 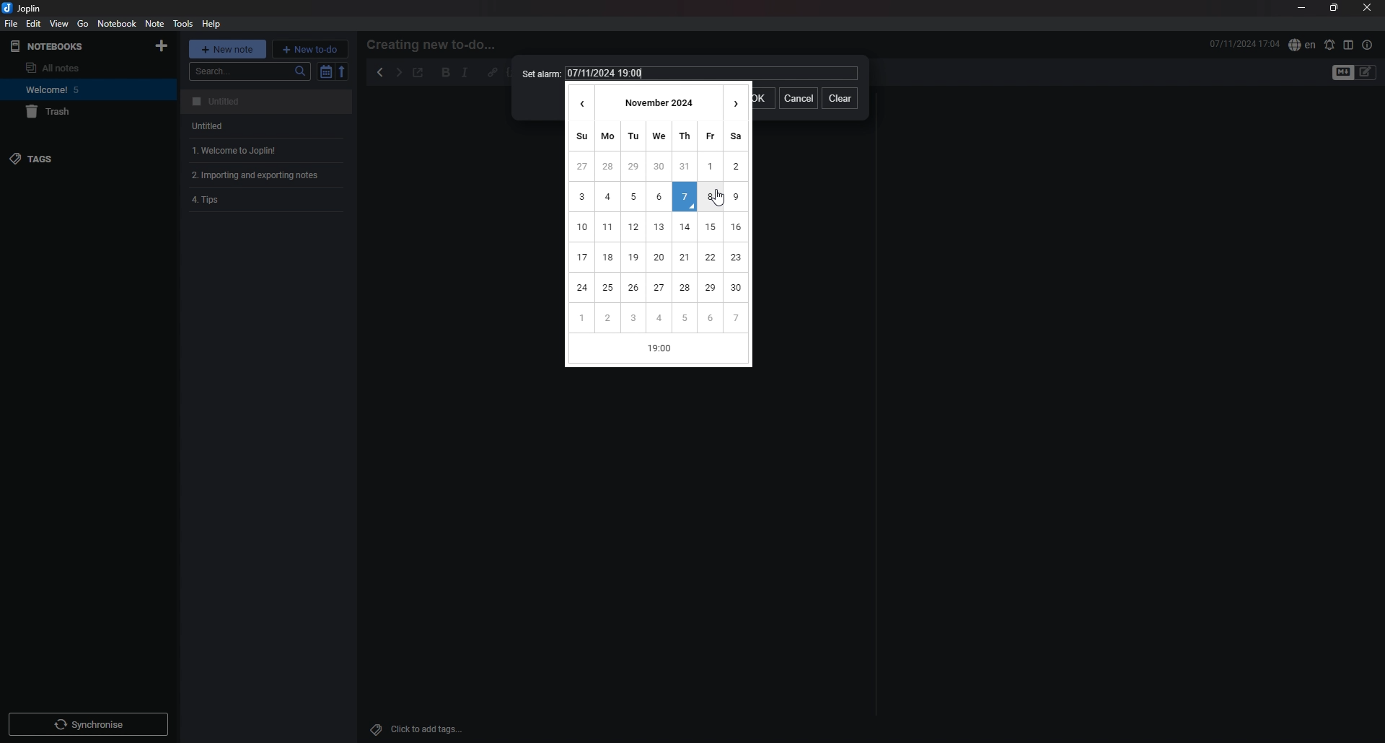 I want to click on new todo, so click(x=311, y=49).